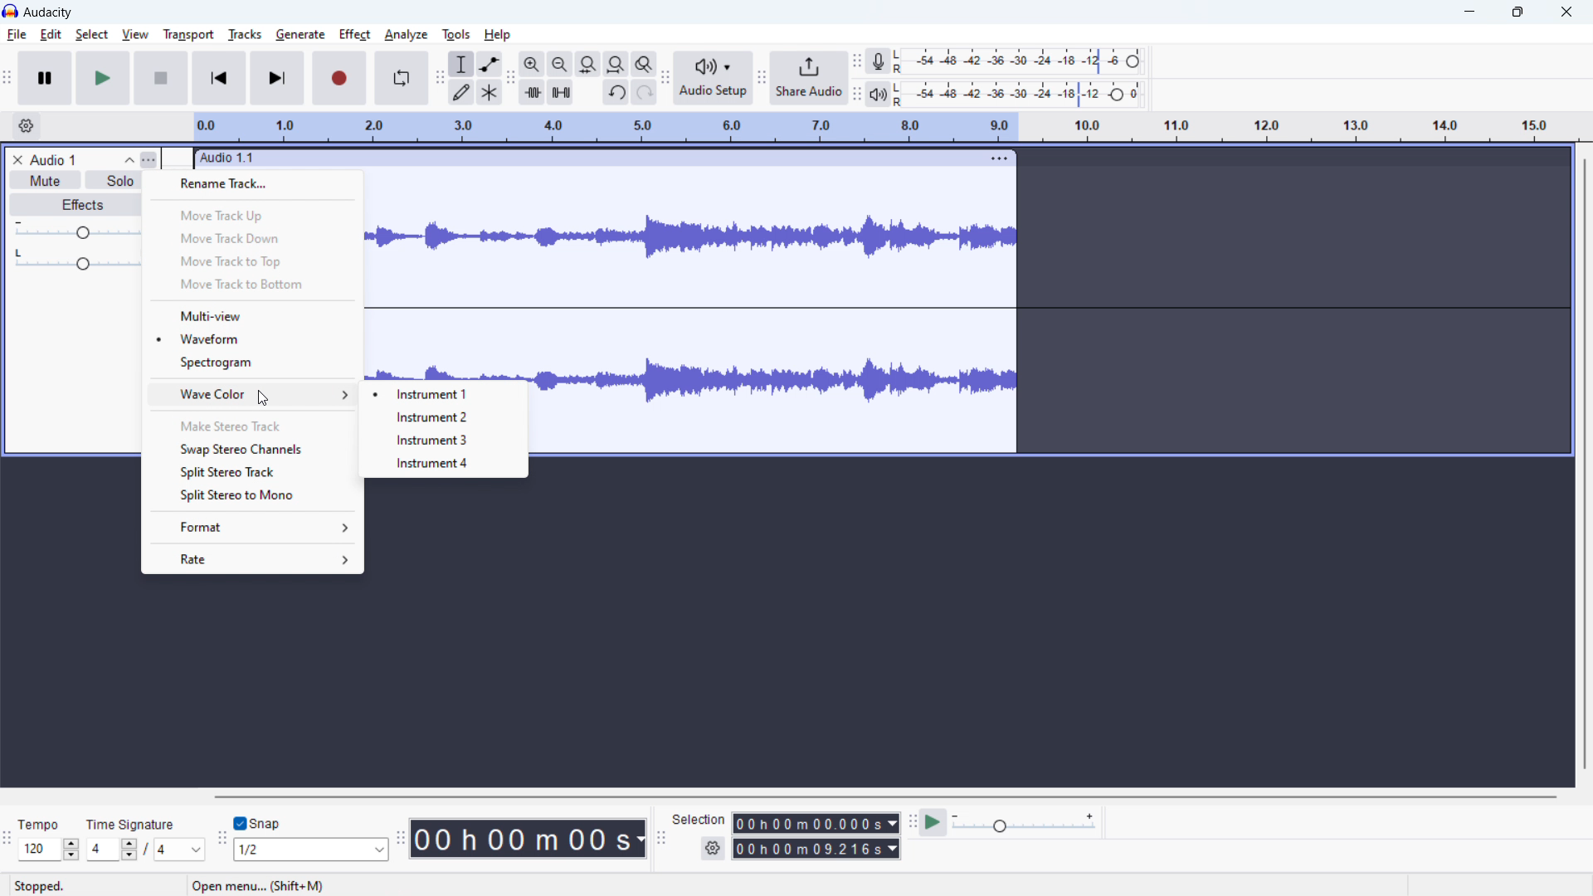 The width and height of the screenshot is (1593, 896). What do you see at coordinates (251, 394) in the screenshot?
I see `wave color` at bounding box center [251, 394].